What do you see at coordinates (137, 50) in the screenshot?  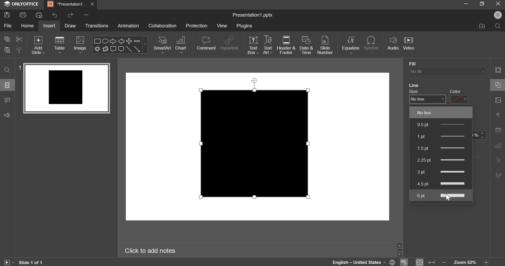 I see `Side arrow` at bounding box center [137, 50].